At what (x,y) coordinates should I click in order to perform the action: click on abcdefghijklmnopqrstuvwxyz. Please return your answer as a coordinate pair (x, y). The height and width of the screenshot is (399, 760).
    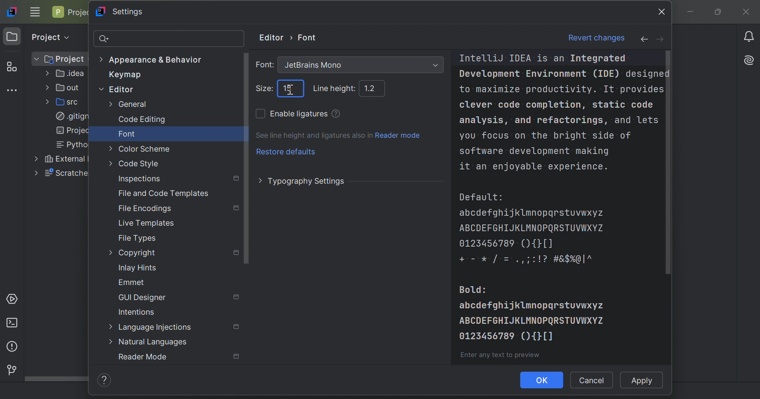
    Looking at the image, I should click on (532, 305).